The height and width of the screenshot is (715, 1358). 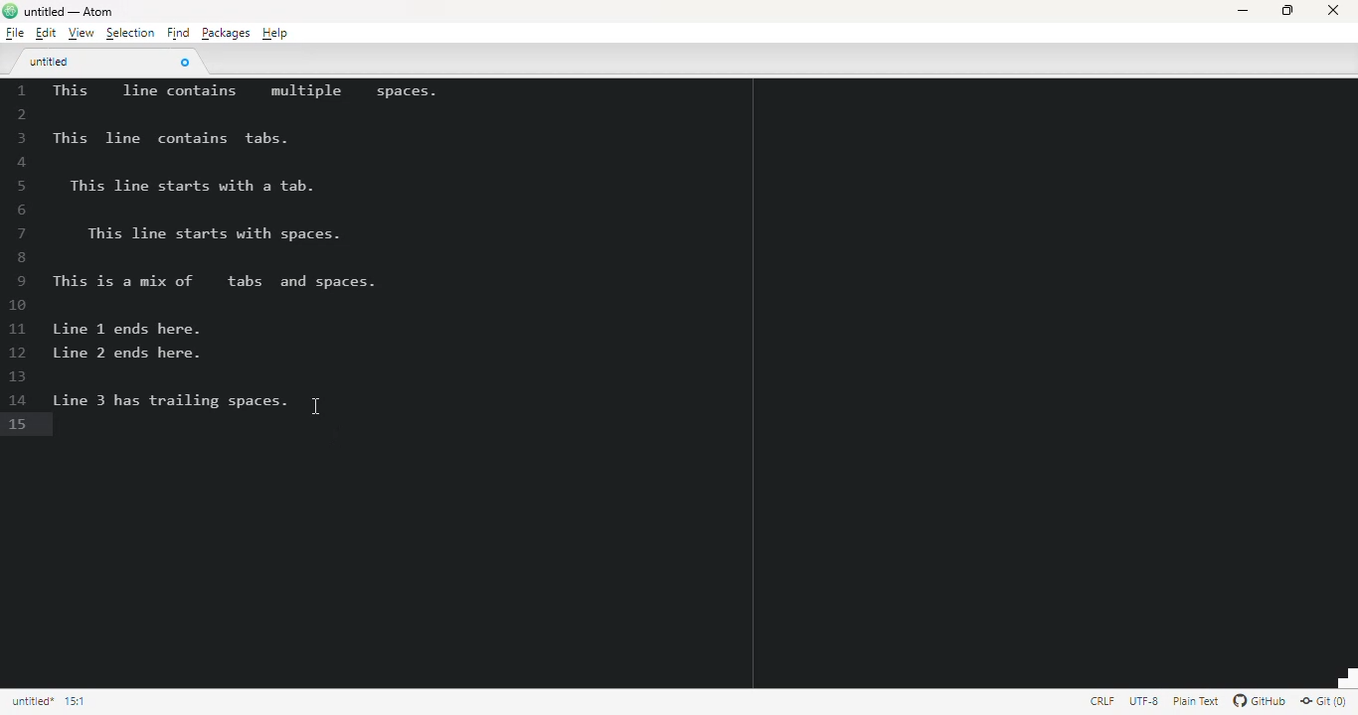 I want to click on title, so click(x=69, y=12).